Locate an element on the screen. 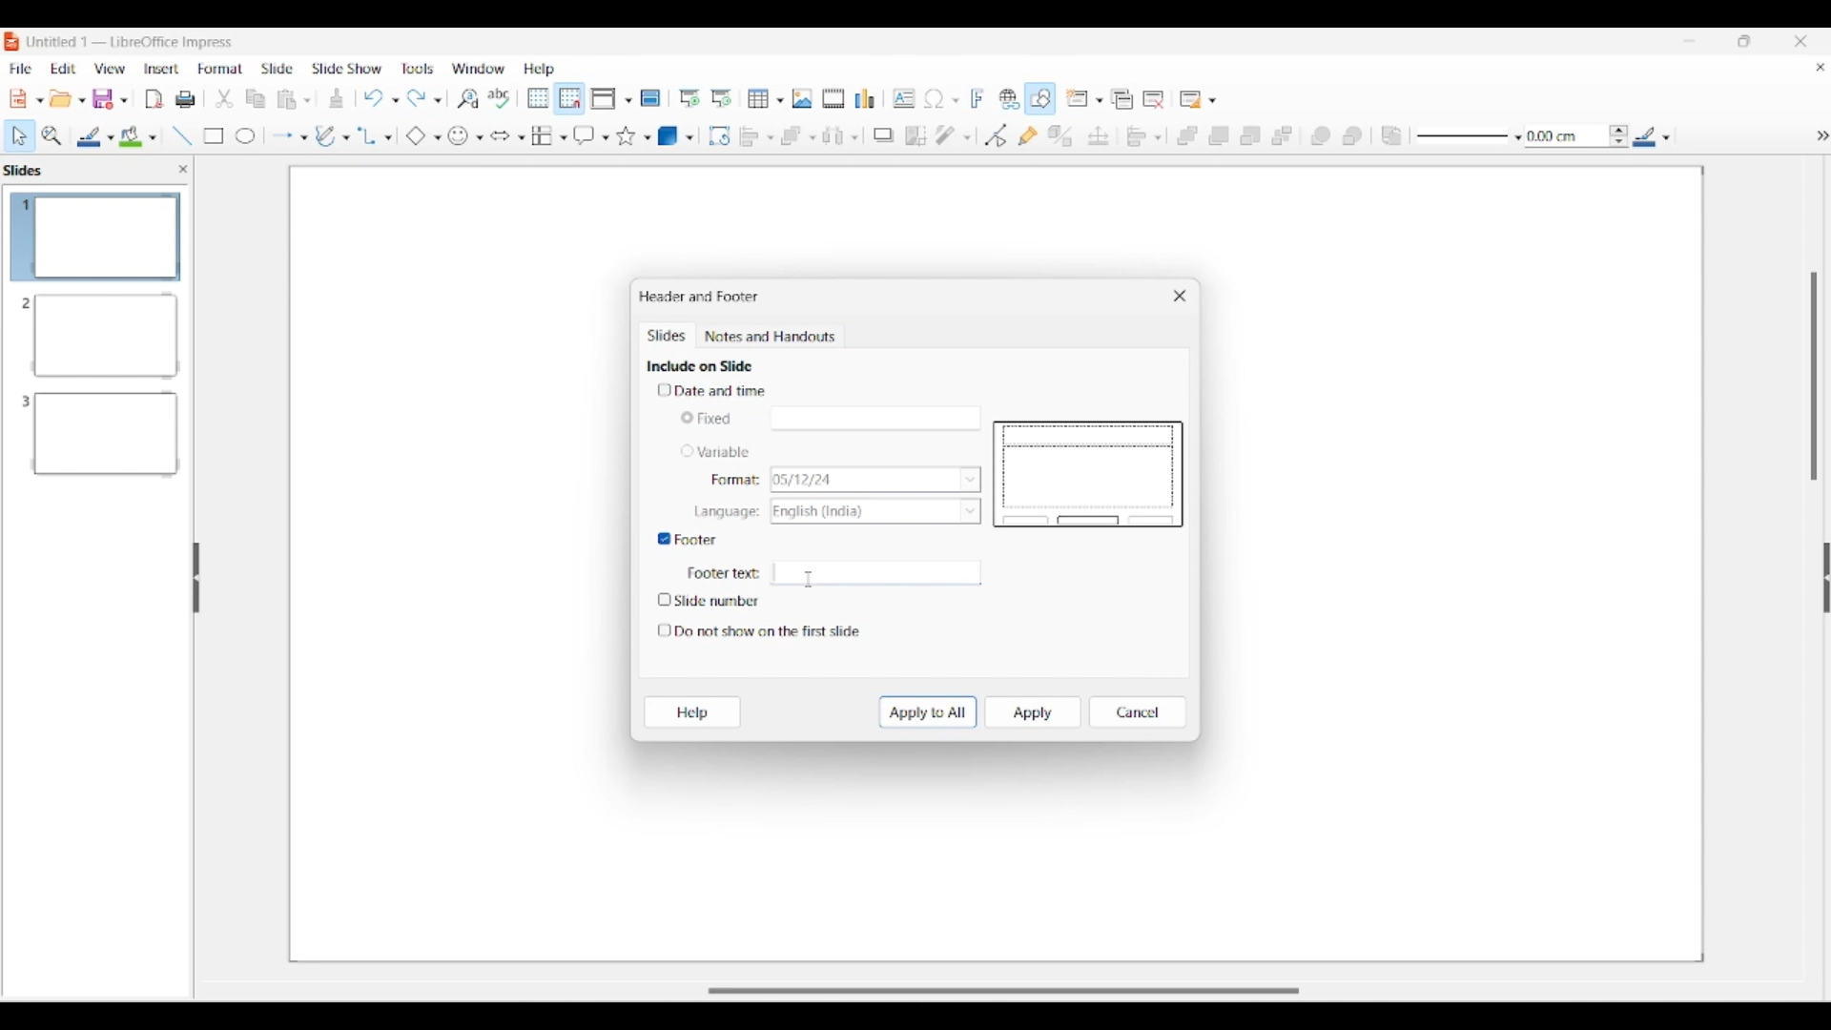 The height and width of the screenshot is (1030, 1831). Insert framework text is located at coordinates (977, 98).